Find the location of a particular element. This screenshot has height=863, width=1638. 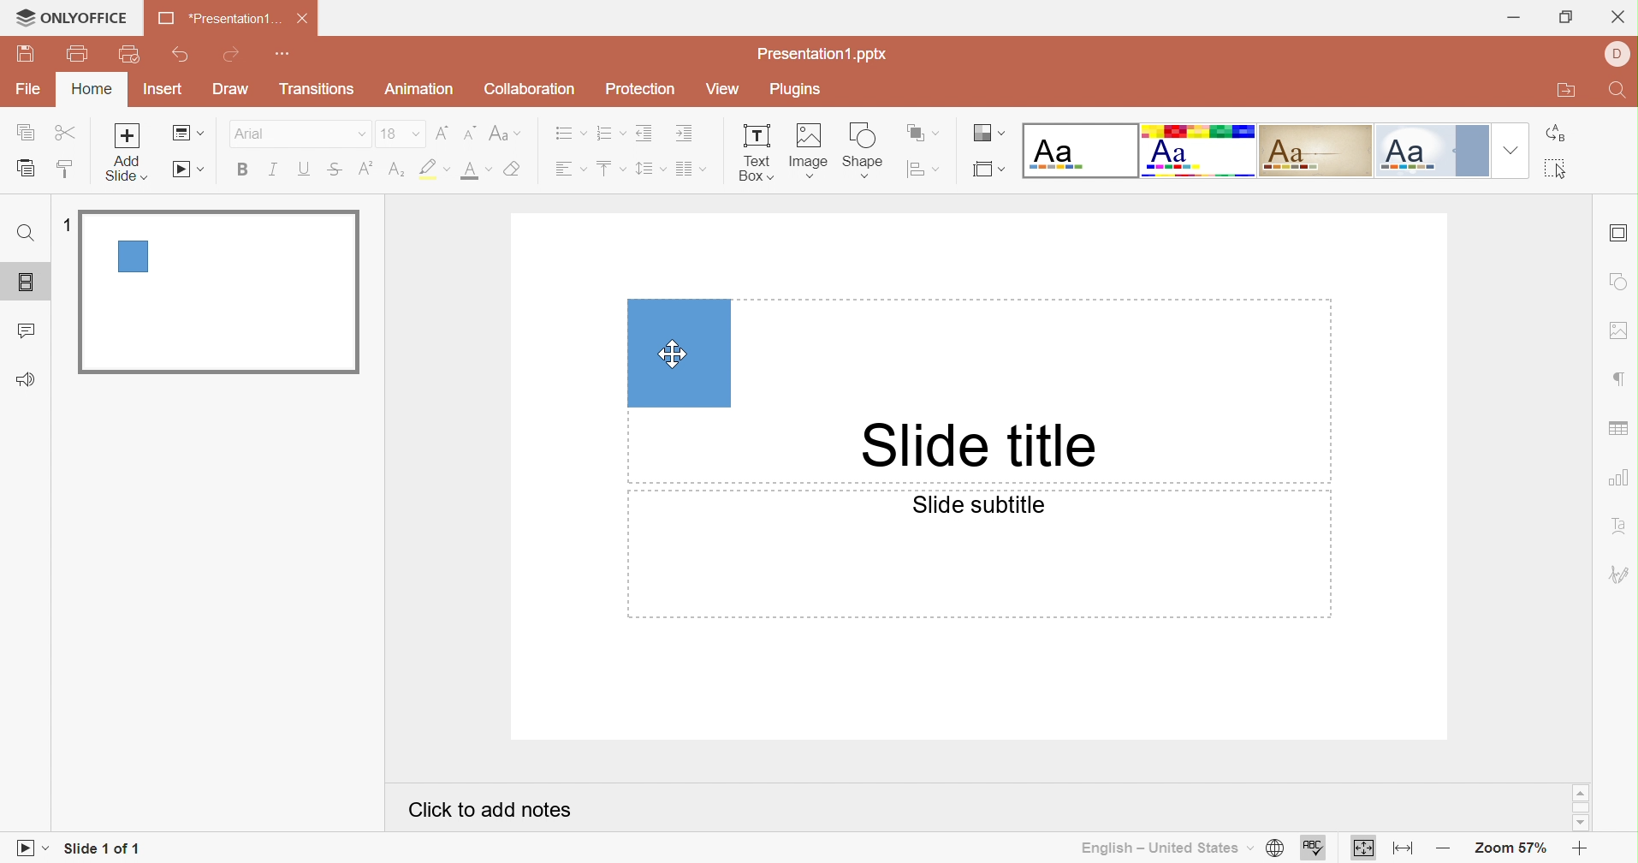

Replace is located at coordinates (1559, 132).